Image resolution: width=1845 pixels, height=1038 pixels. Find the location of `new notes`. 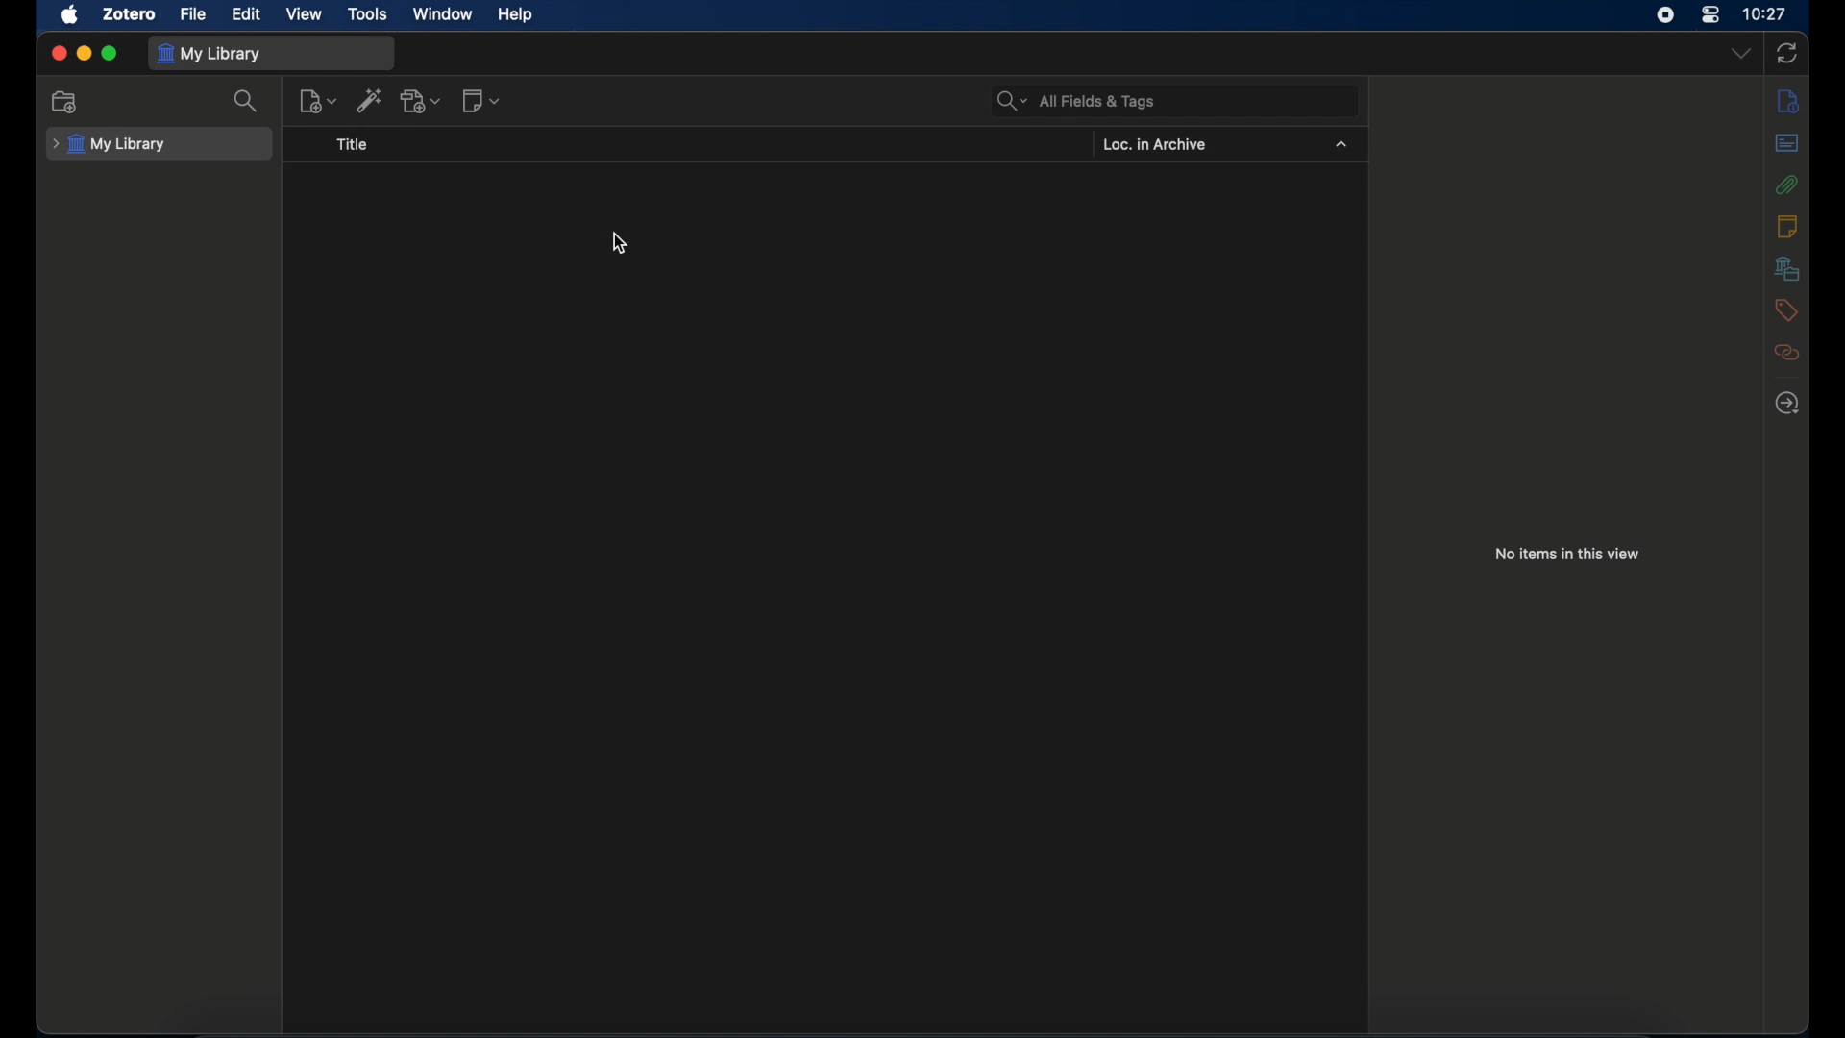

new notes is located at coordinates (480, 102).